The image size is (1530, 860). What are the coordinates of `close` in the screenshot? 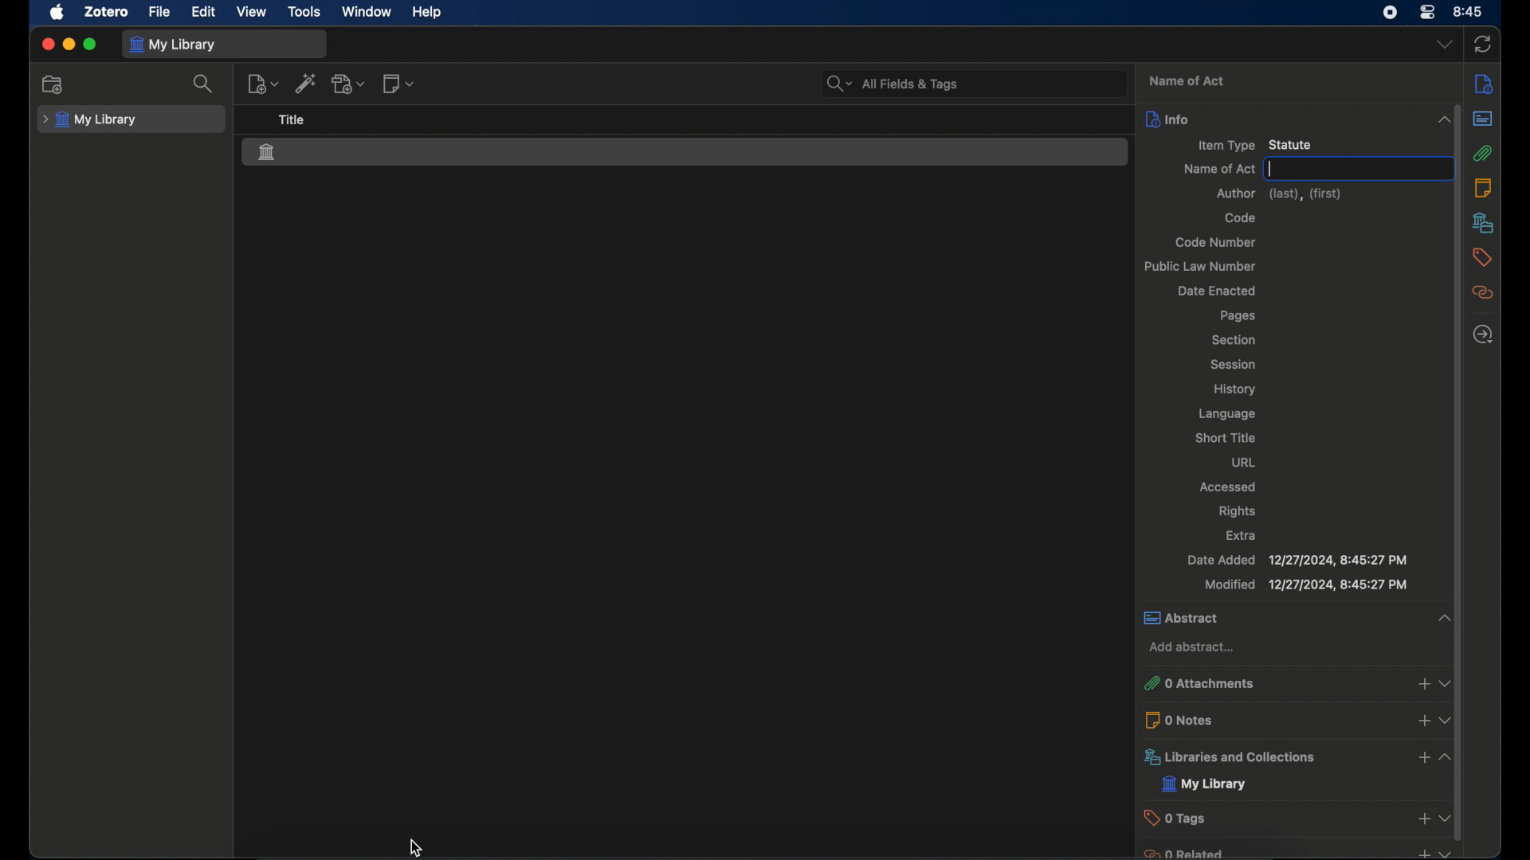 It's located at (48, 45).